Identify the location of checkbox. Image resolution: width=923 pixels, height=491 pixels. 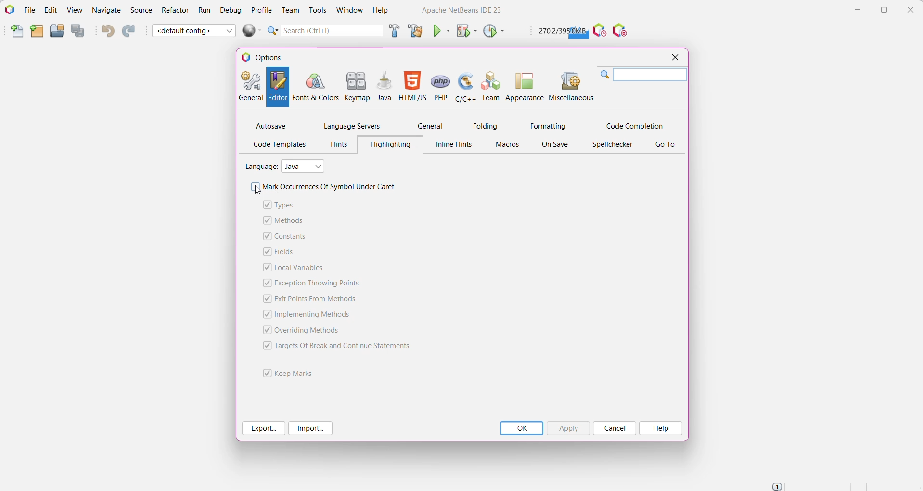
(265, 330).